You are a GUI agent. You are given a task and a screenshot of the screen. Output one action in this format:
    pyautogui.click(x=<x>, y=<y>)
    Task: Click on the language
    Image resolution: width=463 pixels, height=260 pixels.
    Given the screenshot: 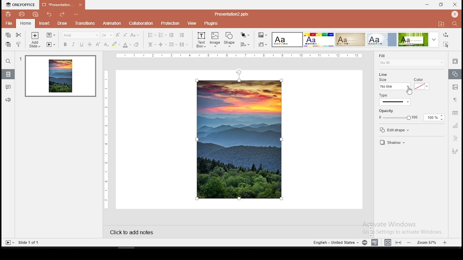 What is the action you would take?
    pyautogui.click(x=364, y=242)
    